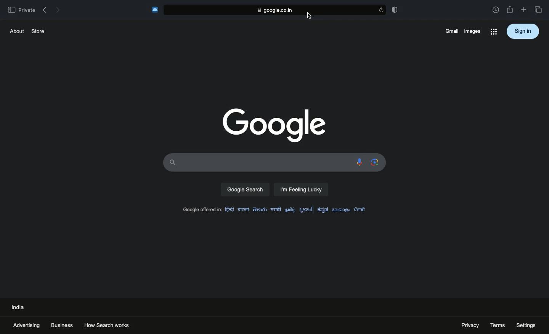 The height and width of the screenshot is (334, 549). I want to click on privacy, so click(467, 325).